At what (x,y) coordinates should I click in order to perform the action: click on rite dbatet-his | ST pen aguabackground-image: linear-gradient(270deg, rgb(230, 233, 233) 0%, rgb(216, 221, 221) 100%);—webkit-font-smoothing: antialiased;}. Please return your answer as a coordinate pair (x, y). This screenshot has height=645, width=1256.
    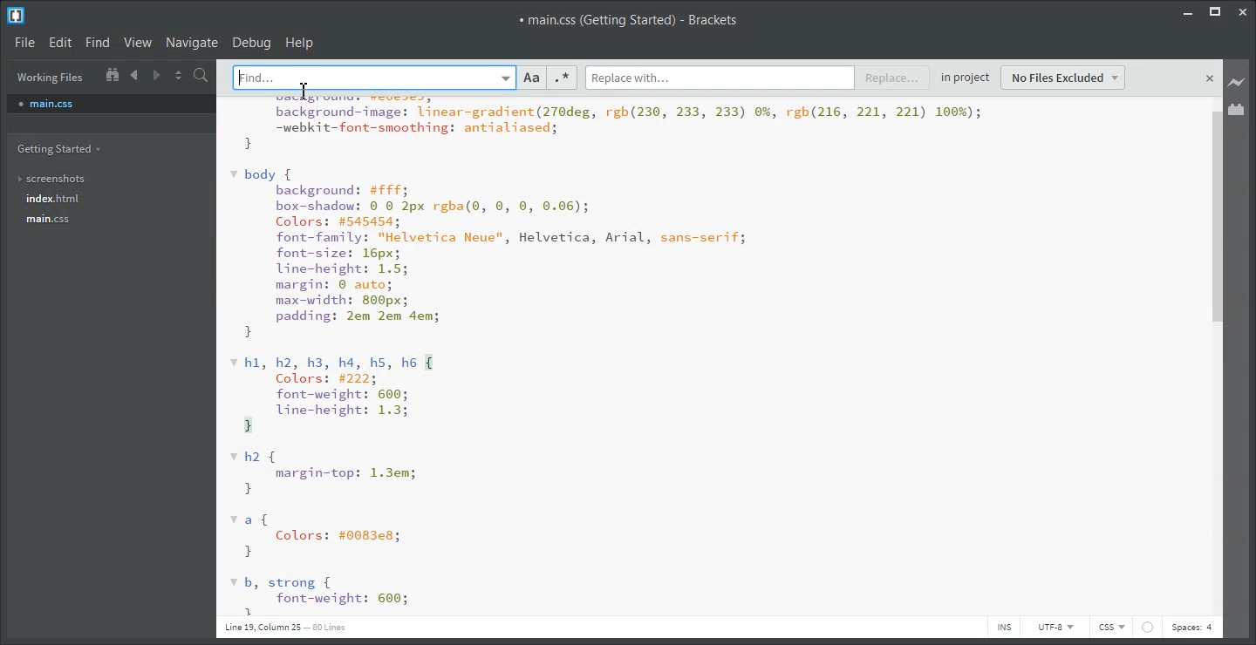
    Looking at the image, I should click on (605, 125).